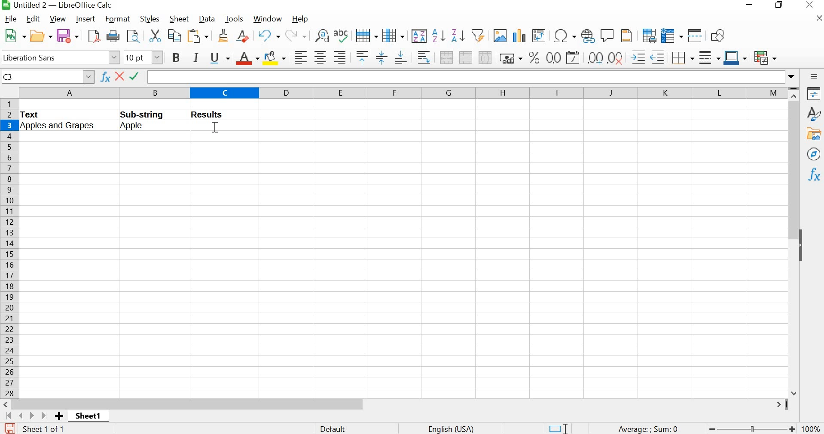  Describe the element at coordinates (65, 127) in the screenshot. I see `Apples and grapes` at that location.